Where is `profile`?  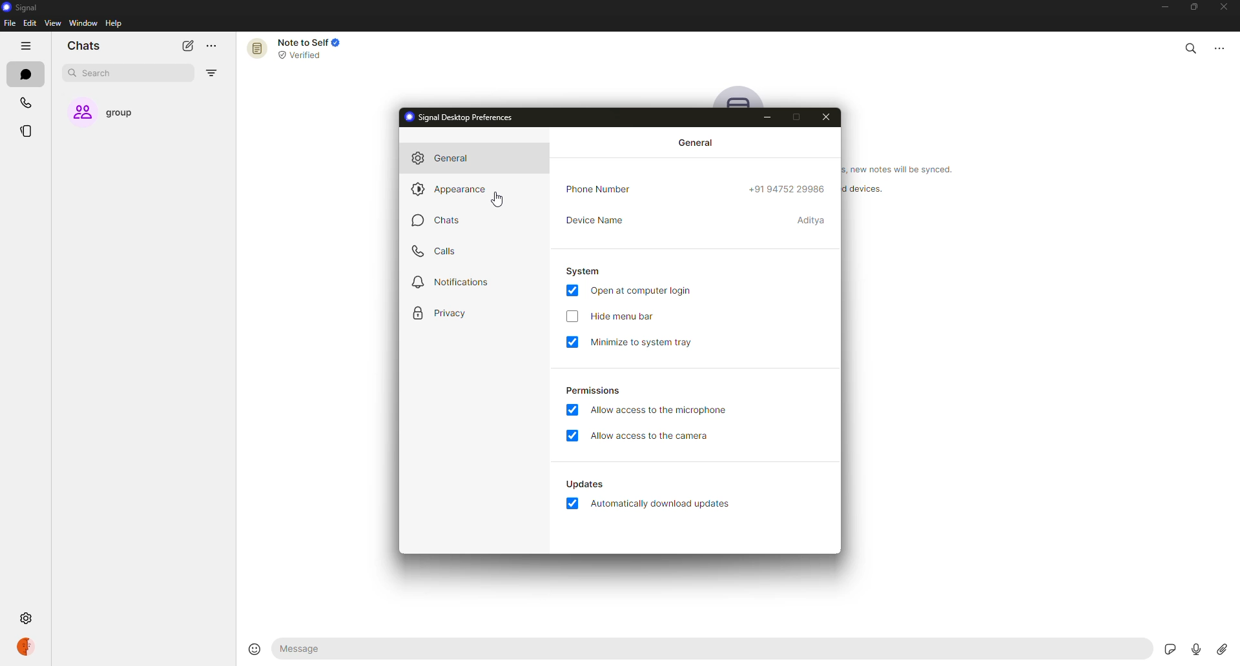 profile is located at coordinates (28, 650).